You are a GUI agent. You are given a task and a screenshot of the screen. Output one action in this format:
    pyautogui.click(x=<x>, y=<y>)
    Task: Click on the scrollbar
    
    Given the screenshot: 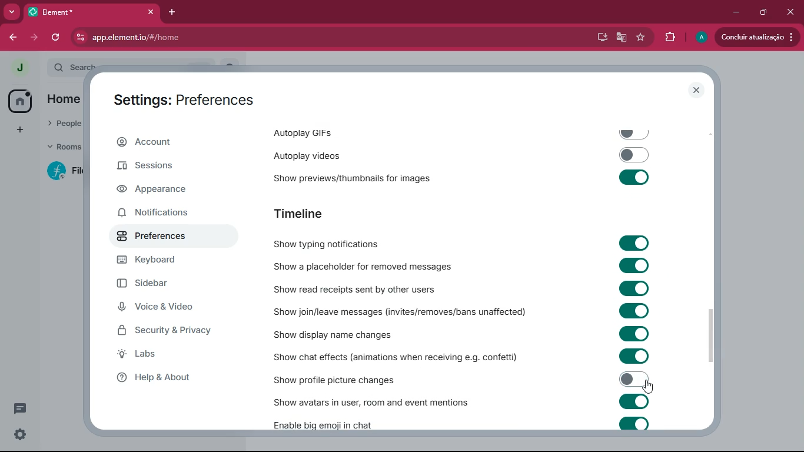 What is the action you would take?
    pyautogui.click(x=711, y=335)
    